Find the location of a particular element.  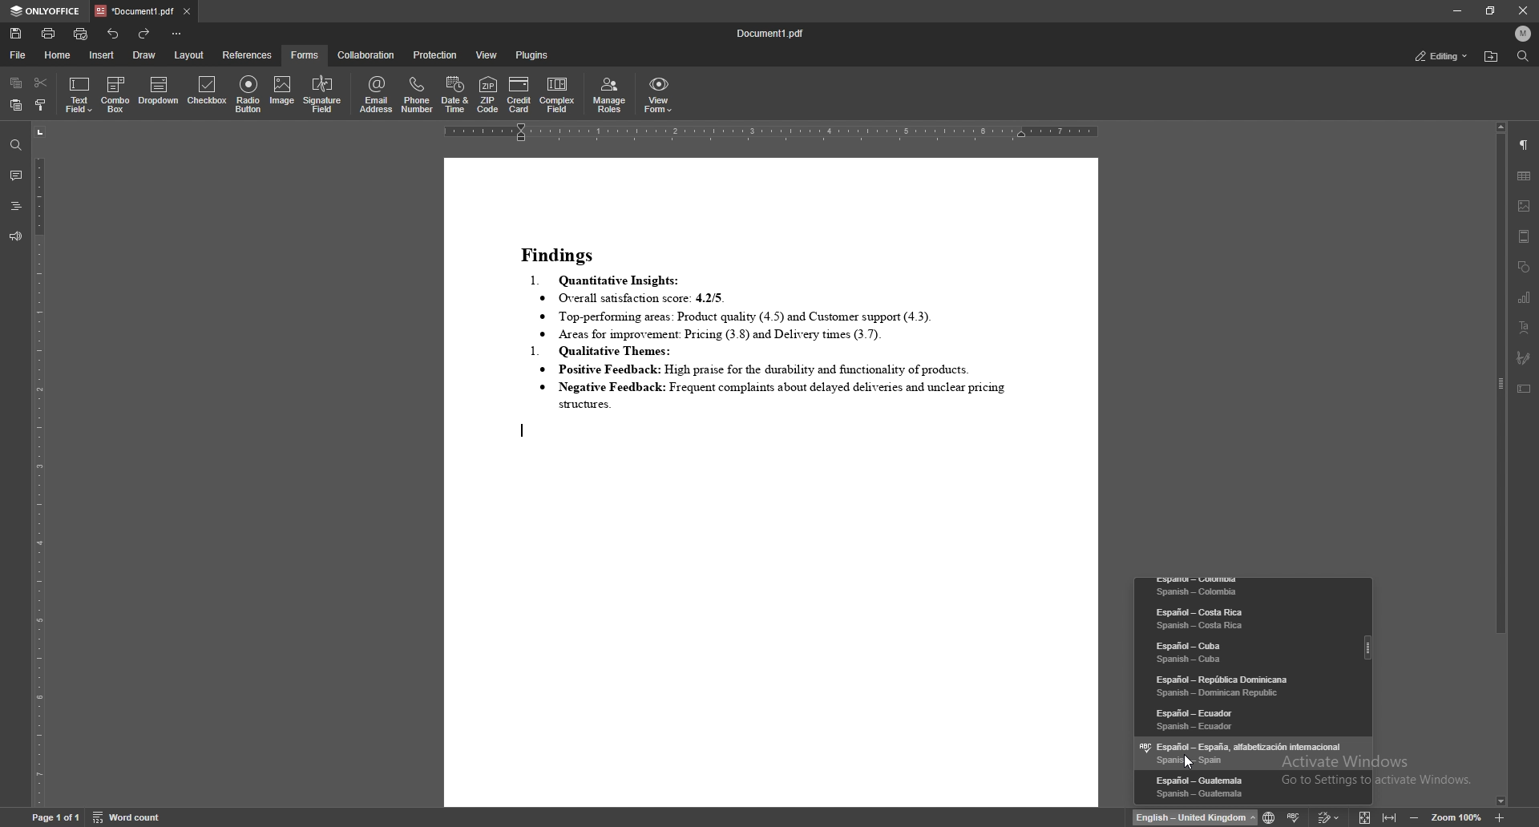

view form is located at coordinates (659, 95).